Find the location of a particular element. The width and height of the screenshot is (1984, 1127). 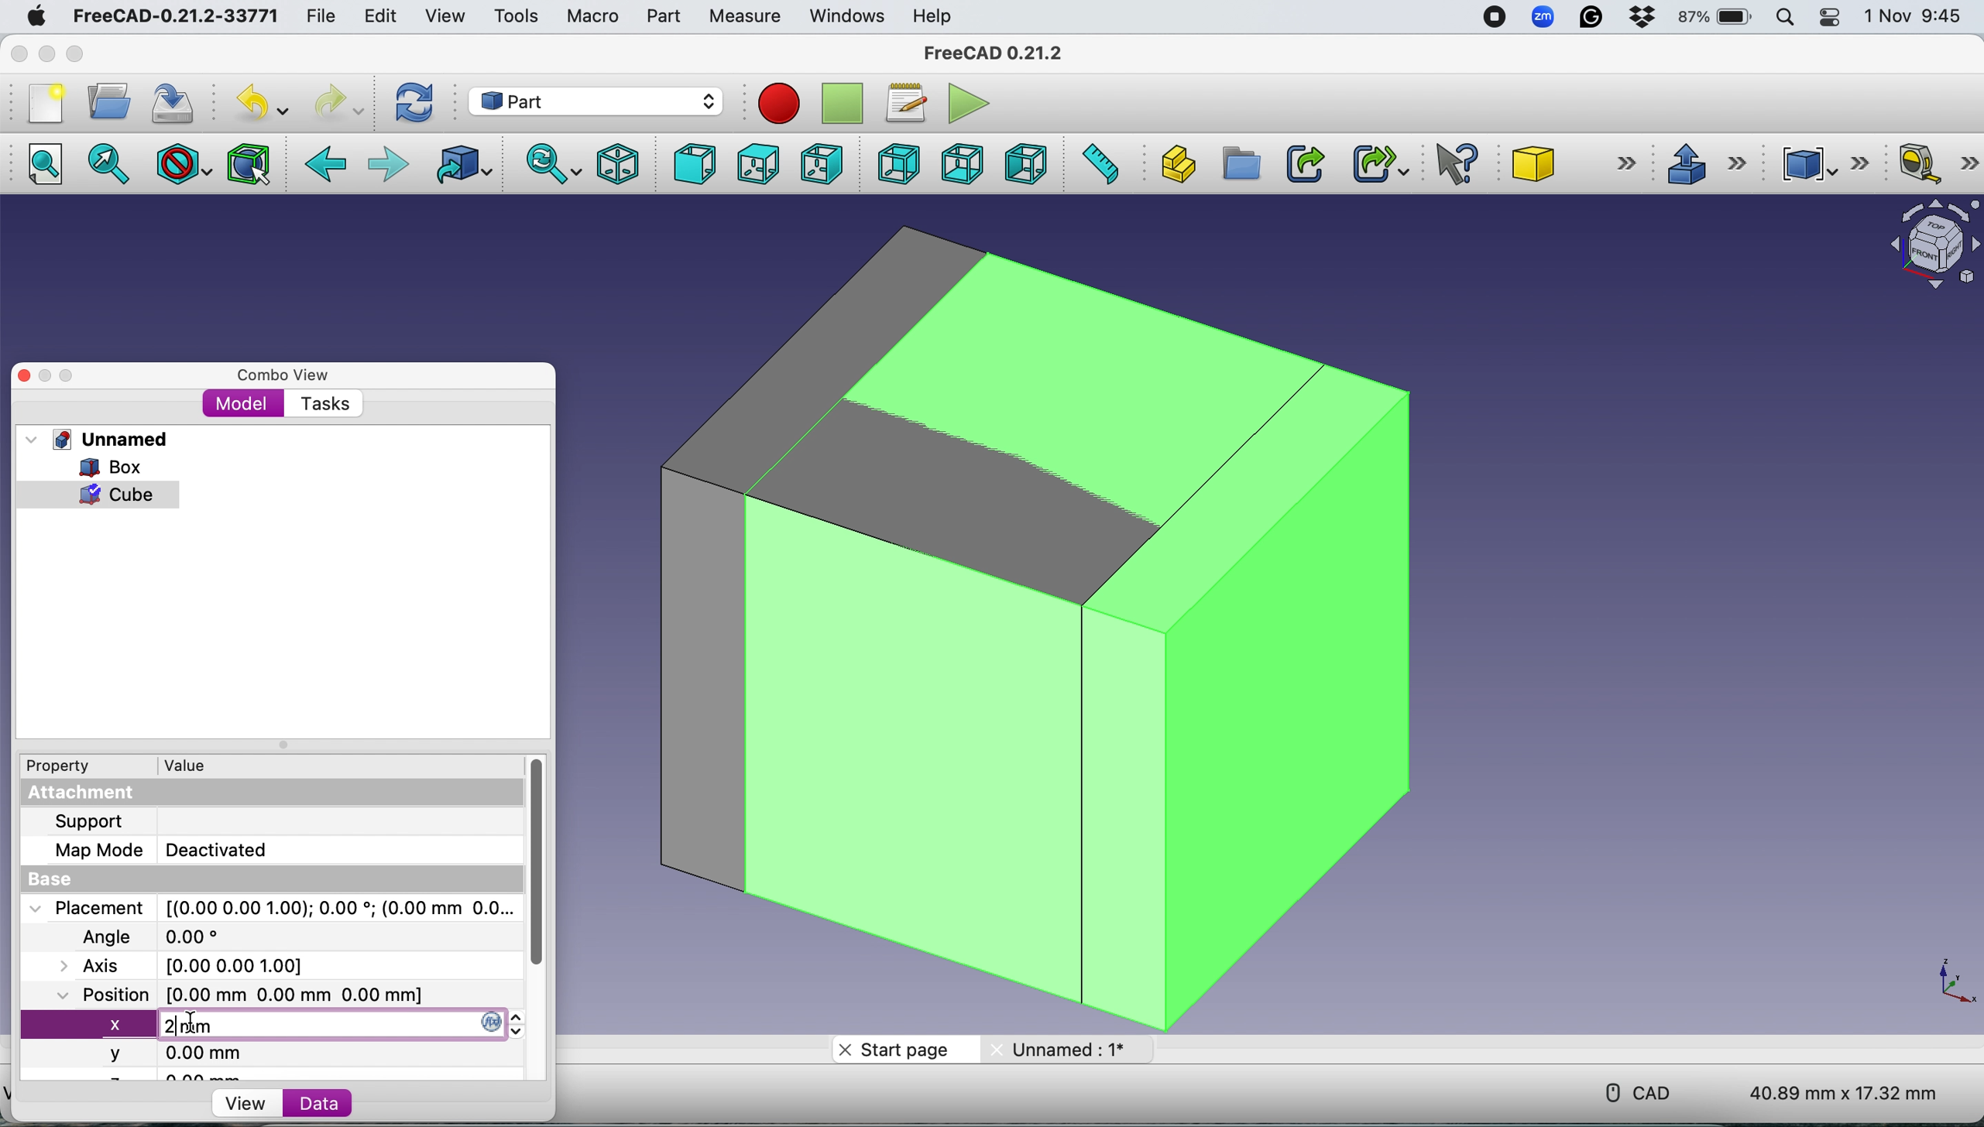

Support is located at coordinates (88, 820).